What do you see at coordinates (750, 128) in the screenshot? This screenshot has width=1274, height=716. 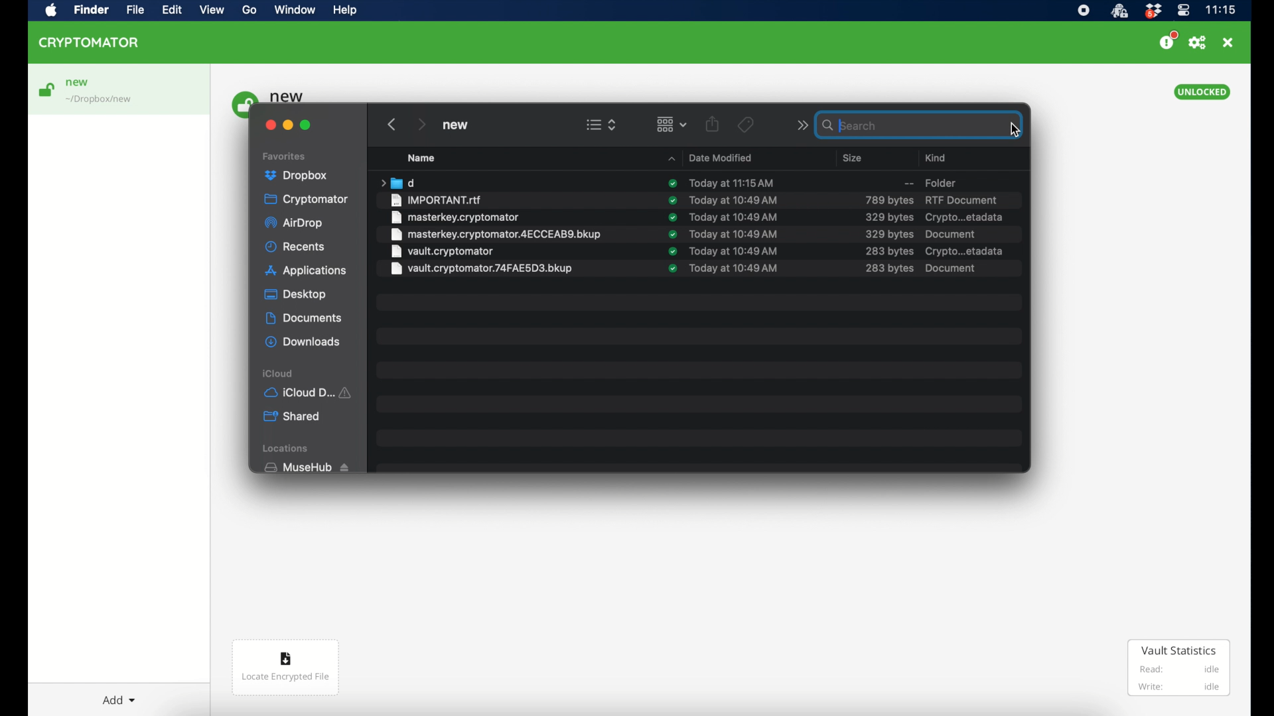 I see `Tags` at bounding box center [750, 128].